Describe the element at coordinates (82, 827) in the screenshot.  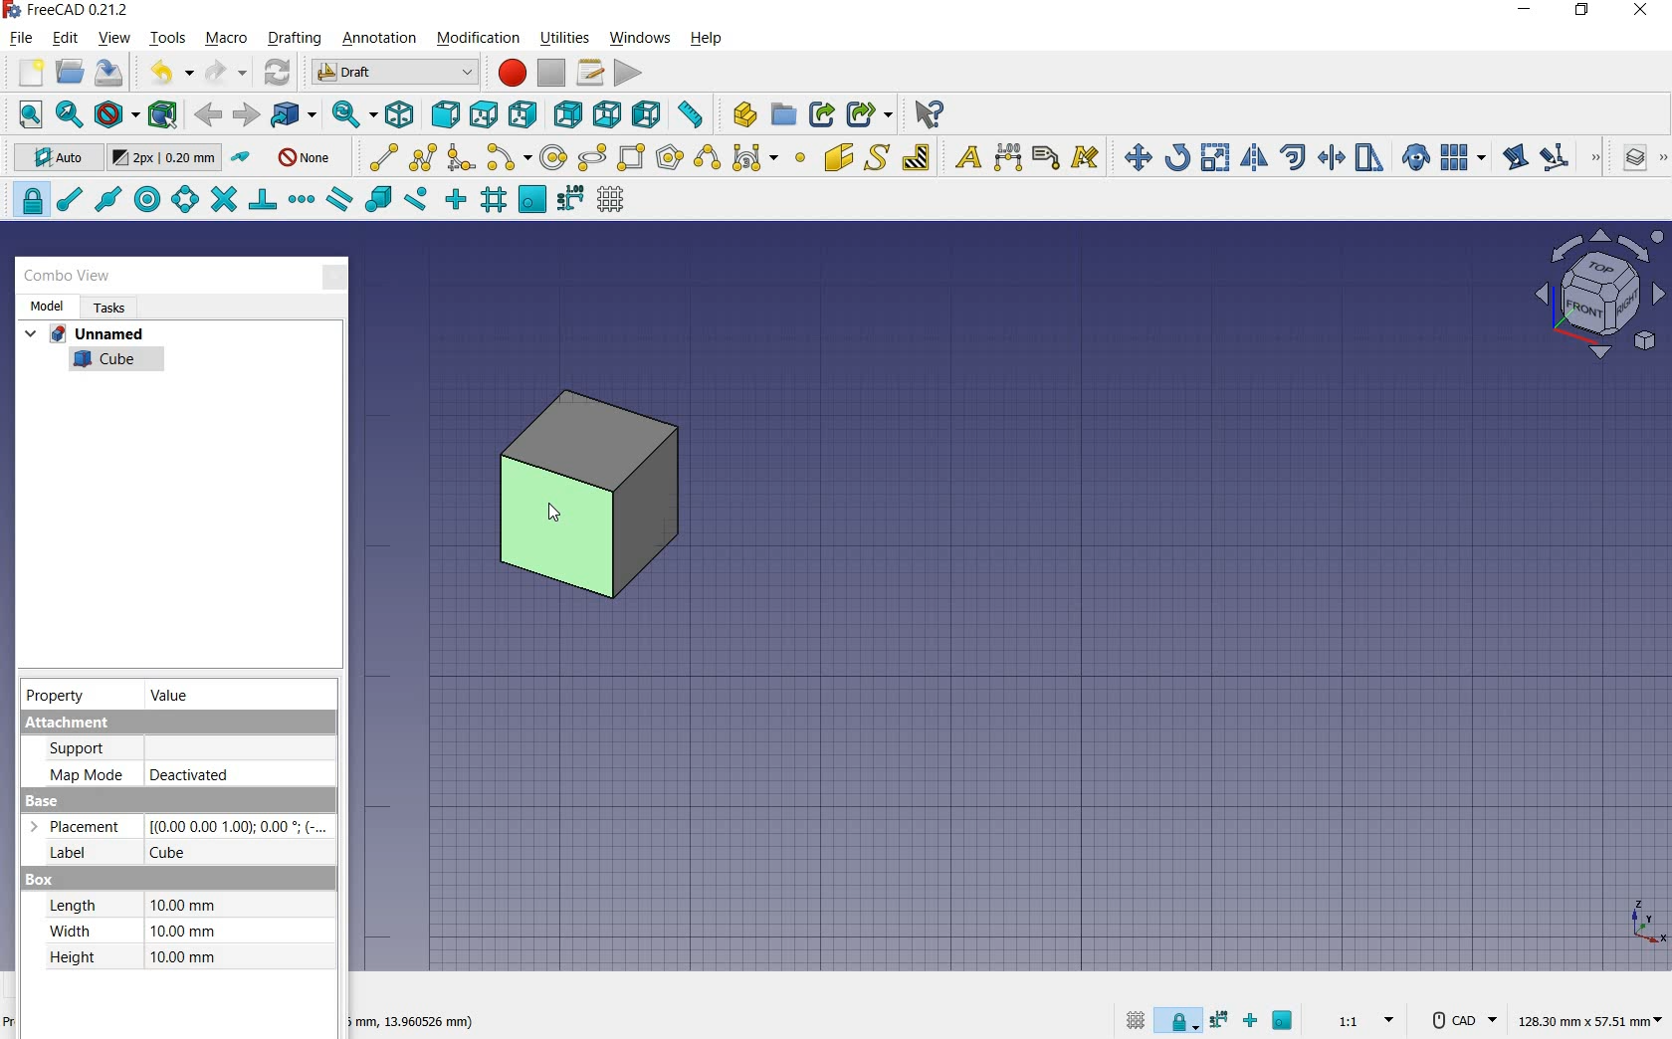
I see `Placement` at that location.